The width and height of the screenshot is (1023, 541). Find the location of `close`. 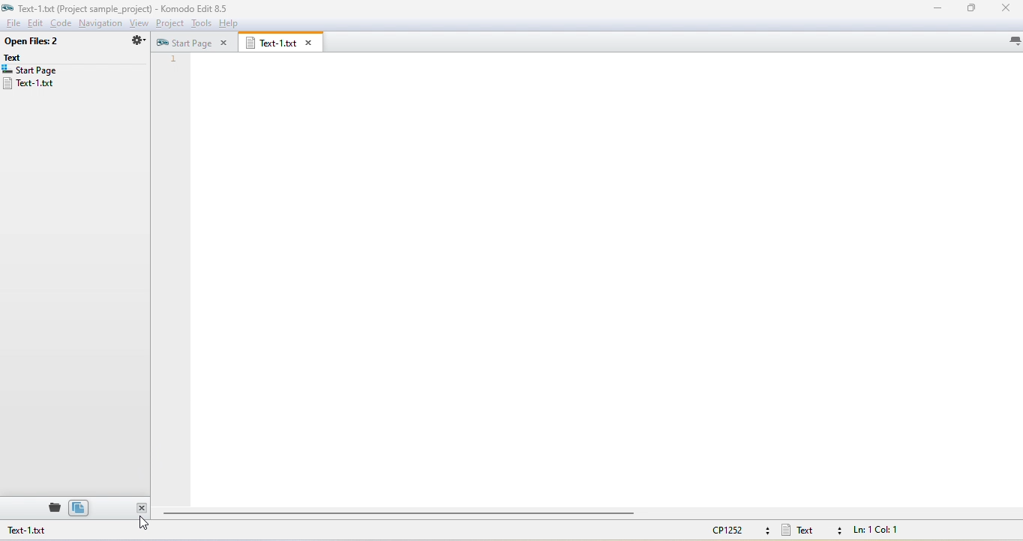

close is located at coordinates (1008, 8).